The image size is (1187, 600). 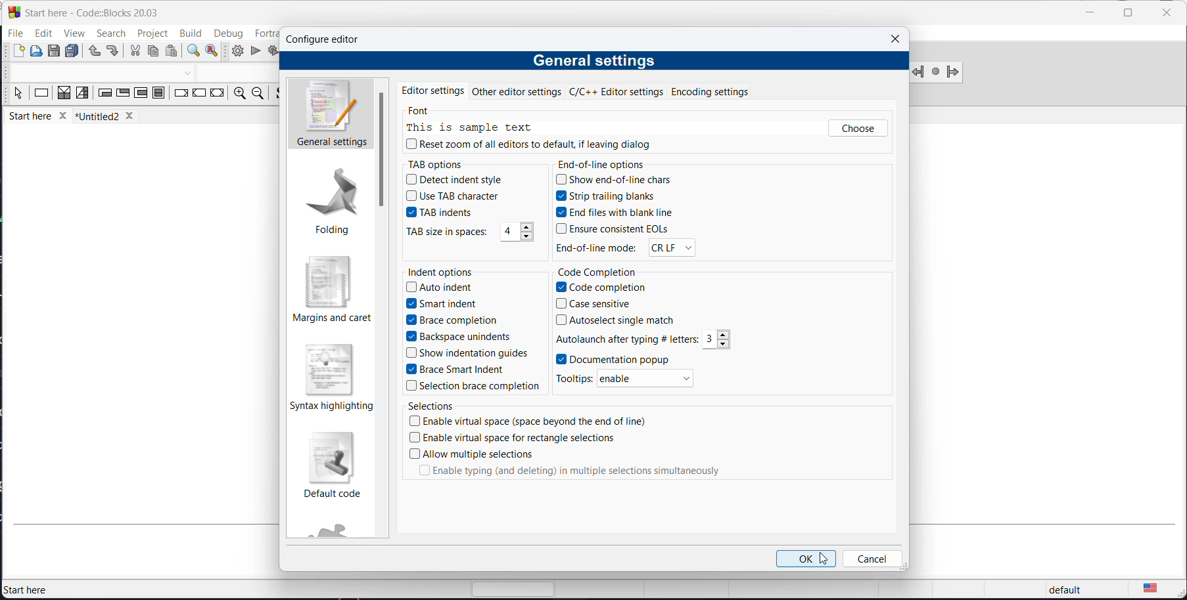 I want to click on counting loop, so click(x=140, y=95).